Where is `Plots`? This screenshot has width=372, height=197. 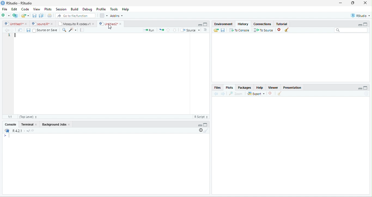
Plots is located at coordinates (230, 88).